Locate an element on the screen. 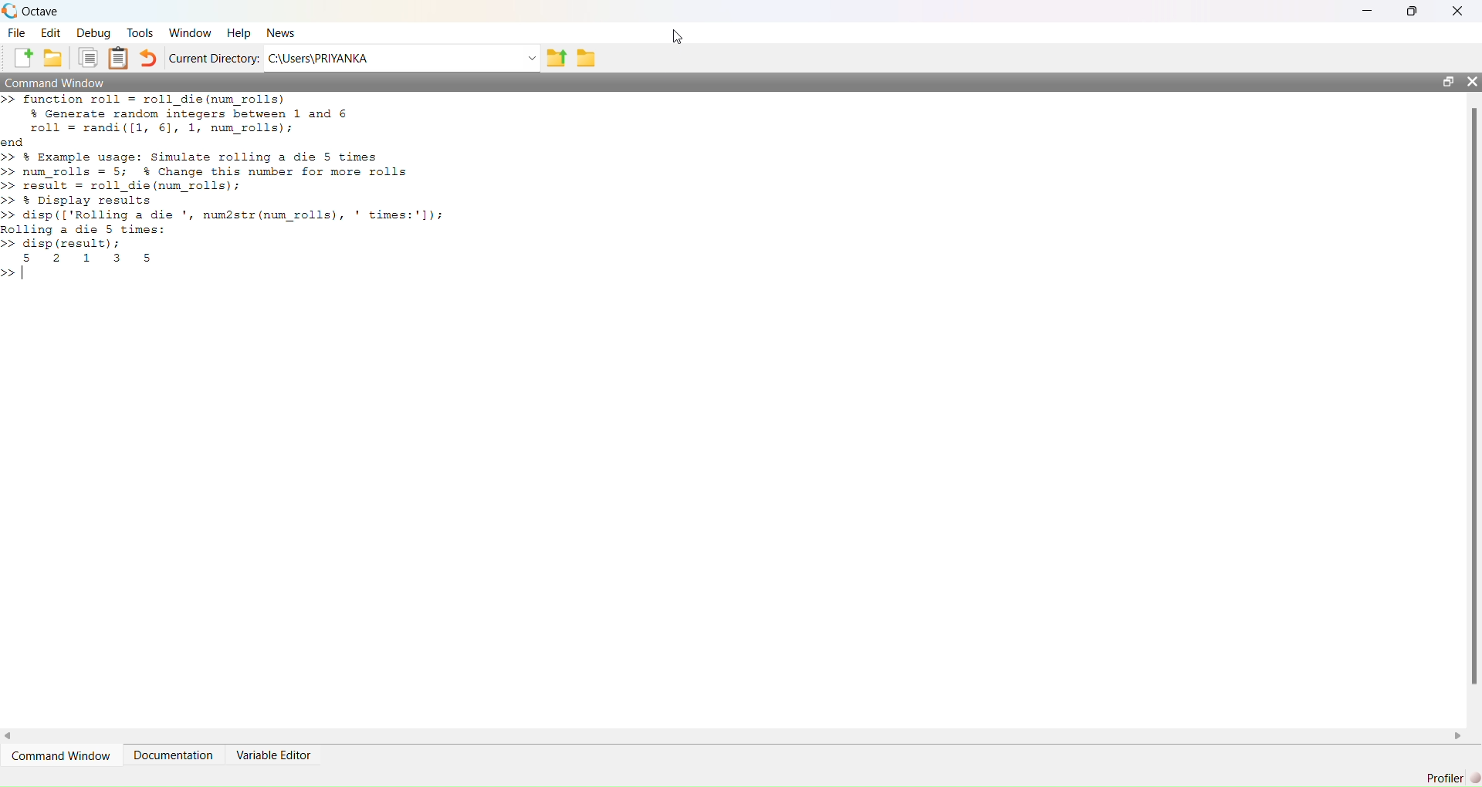 This screenshot has width=1482, height=787. debug is located at coordinates (95, 33).